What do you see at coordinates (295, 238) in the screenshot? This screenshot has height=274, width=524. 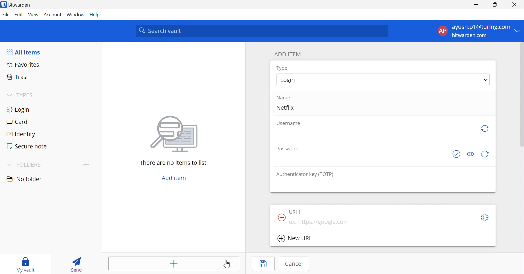 I see `New URl` at bounding box center [295, 238].